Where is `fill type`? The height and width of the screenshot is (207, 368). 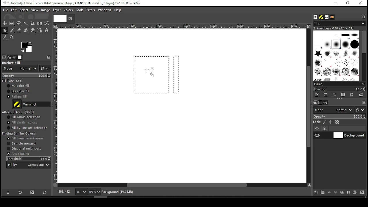 fill type is located at coordinates (37, 104).